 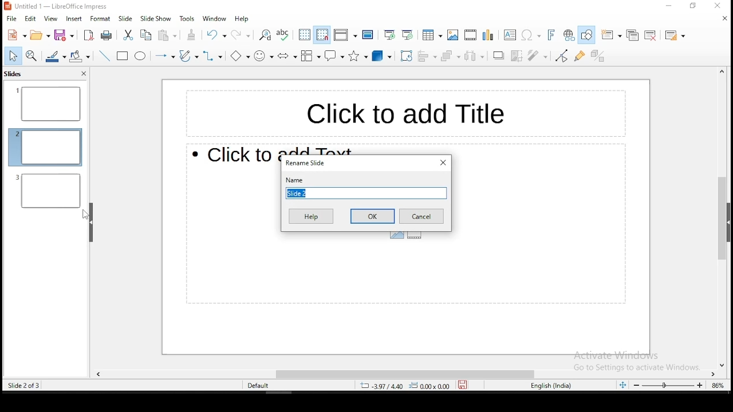 I want to click on spell check, so click(x=283, y=35).